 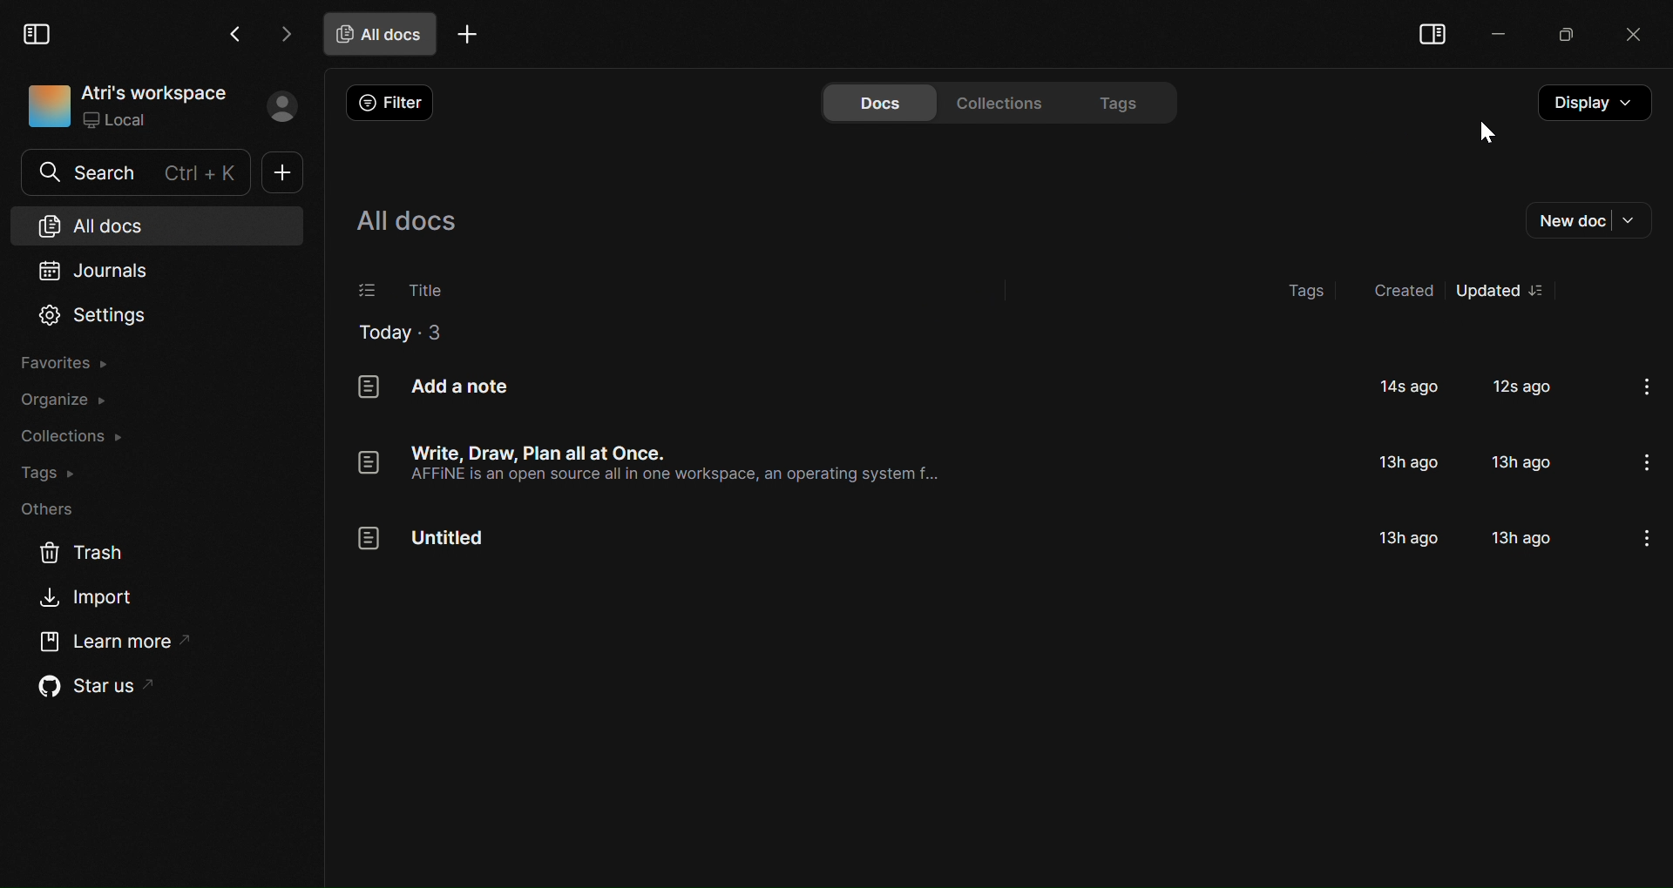 I want to click on icon, so click(x=368, y=389).